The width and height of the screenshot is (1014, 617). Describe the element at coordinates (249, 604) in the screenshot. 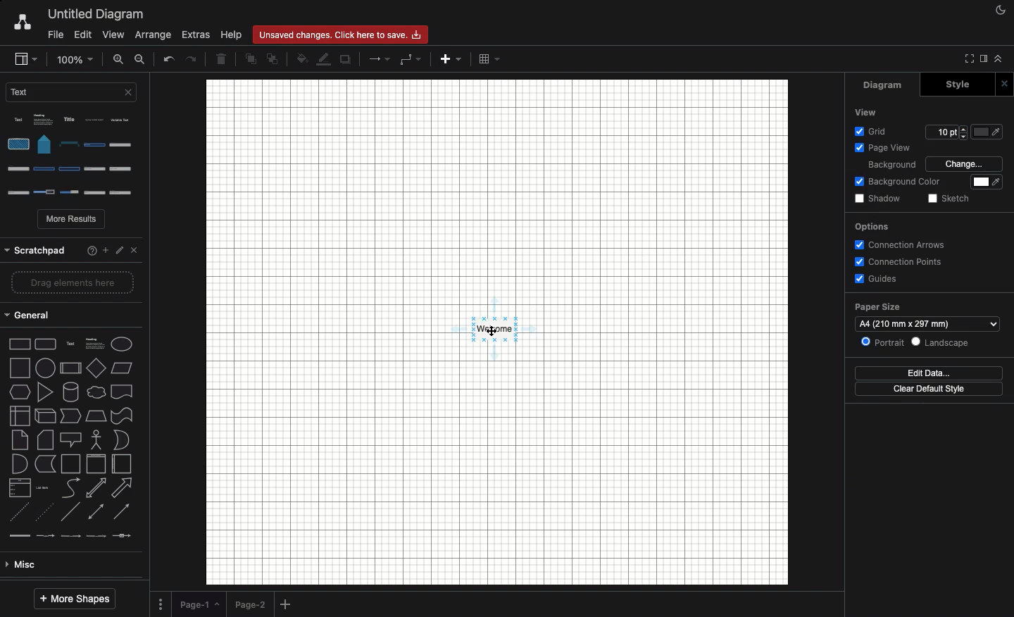

I see `Page 2` at that location.